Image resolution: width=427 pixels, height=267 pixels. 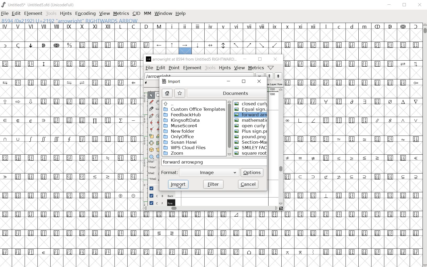 What do you see at coordinates (151, 150) in the screenshot?
I see `rotate the selection in 3D and project back to plane` at bounding box center [151, 150].